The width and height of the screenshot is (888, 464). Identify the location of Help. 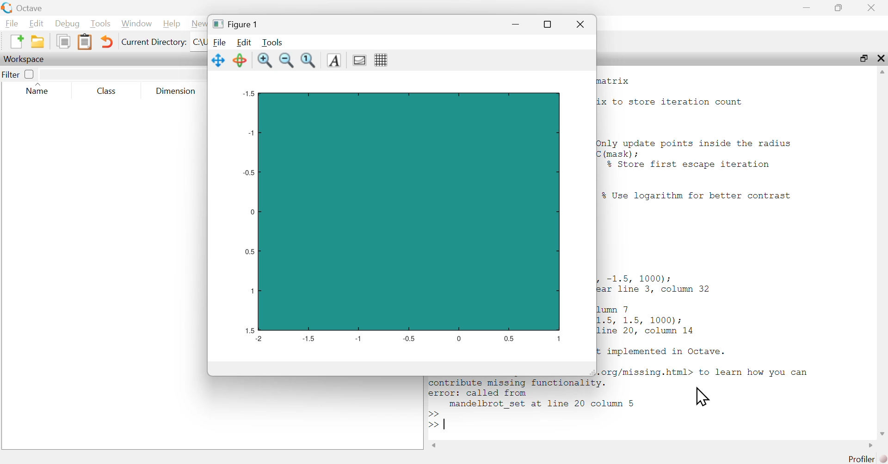
(170, 24).